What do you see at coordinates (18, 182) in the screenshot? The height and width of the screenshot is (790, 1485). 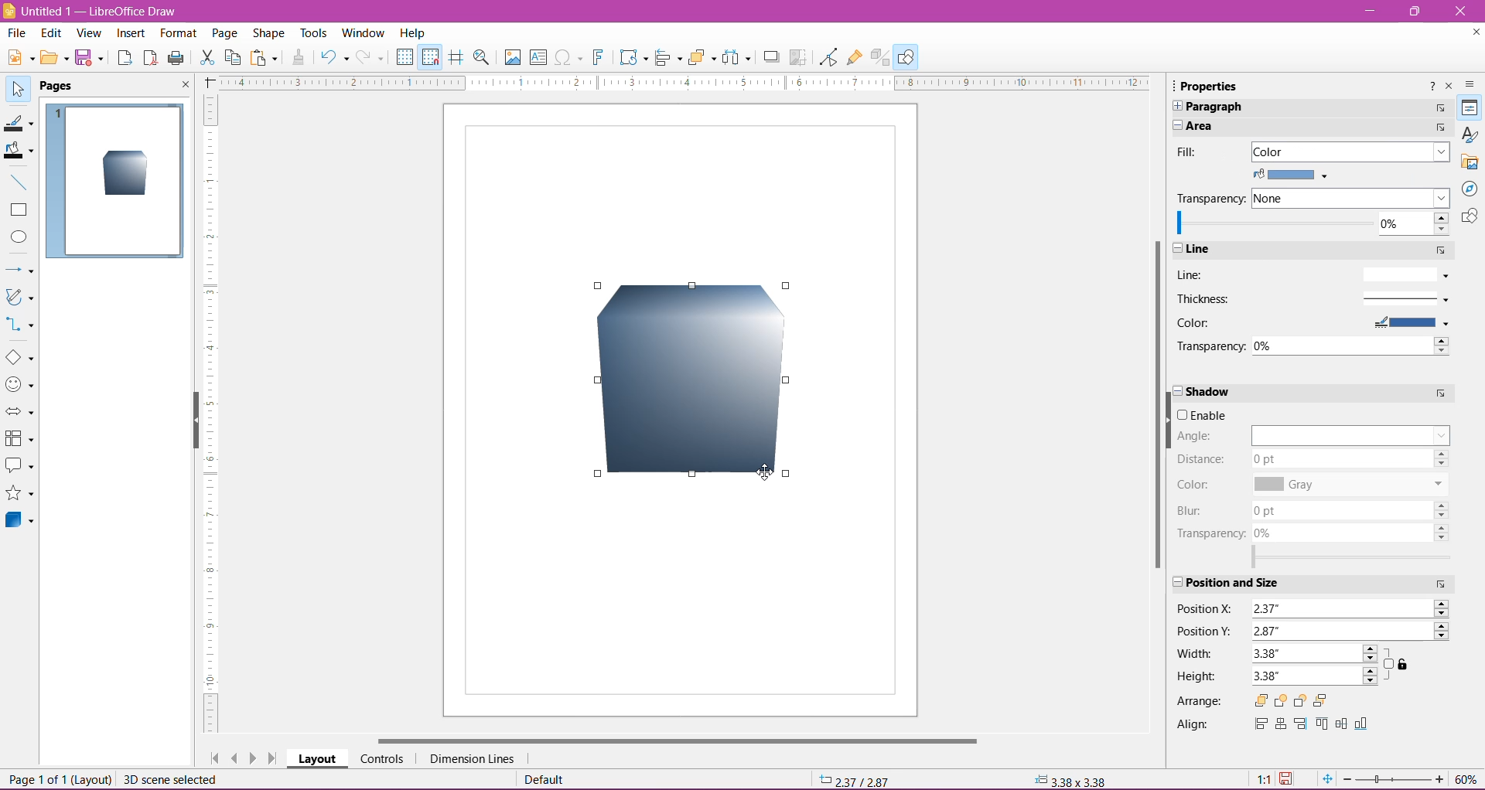 I see `Insert Line` at bounding box center [18, 182].